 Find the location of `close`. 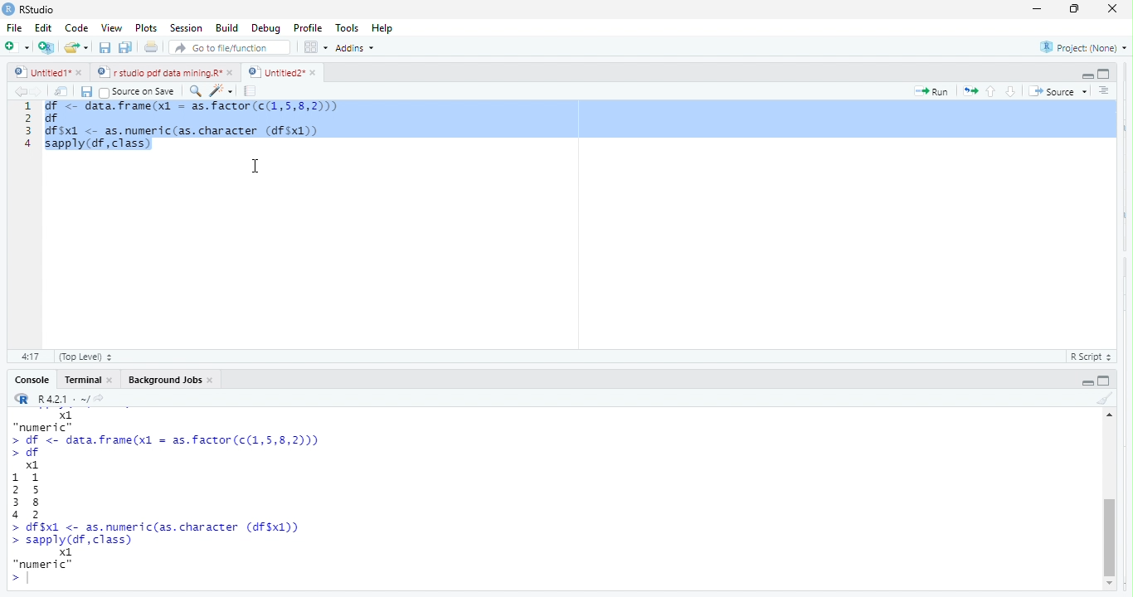

close is located at coordinates (316, 71).